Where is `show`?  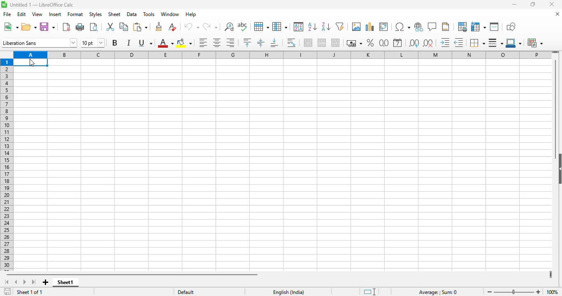
show is located at coordinates (558, 169).